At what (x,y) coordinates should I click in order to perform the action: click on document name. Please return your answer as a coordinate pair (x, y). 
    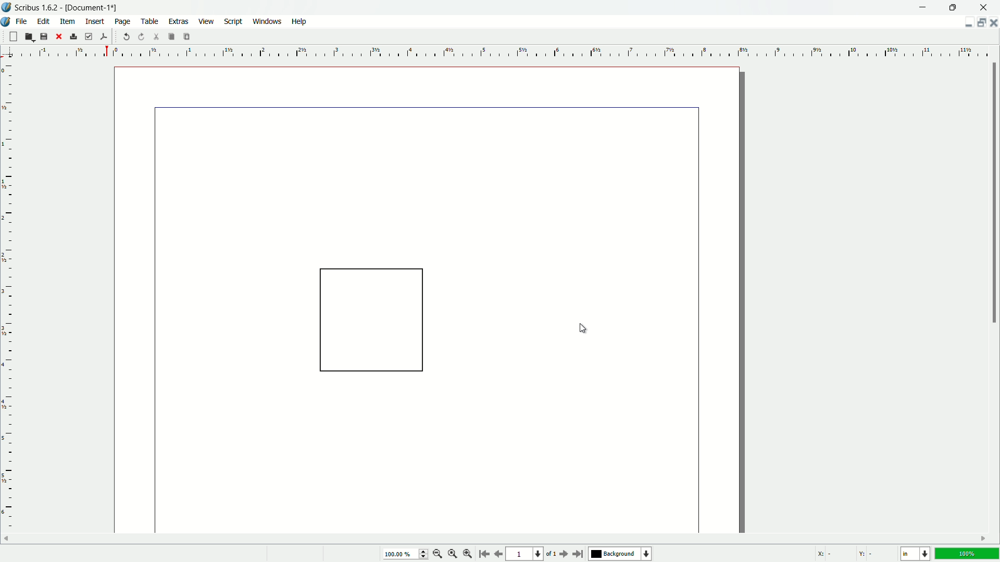
    Looking at the image, I should click on (91, 7).